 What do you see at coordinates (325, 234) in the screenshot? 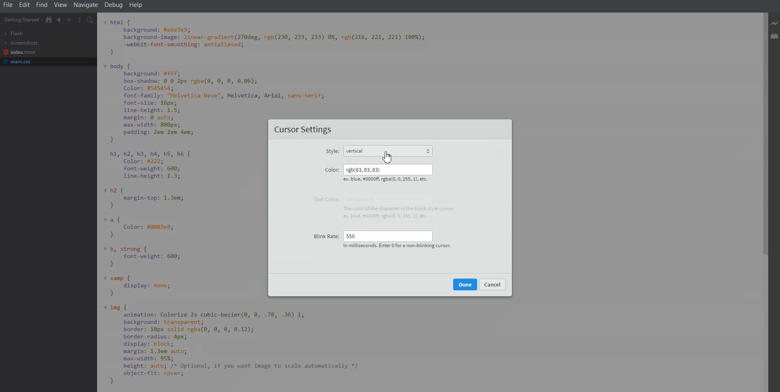
I see `Blink Rate` at bounding box center [325, 234].